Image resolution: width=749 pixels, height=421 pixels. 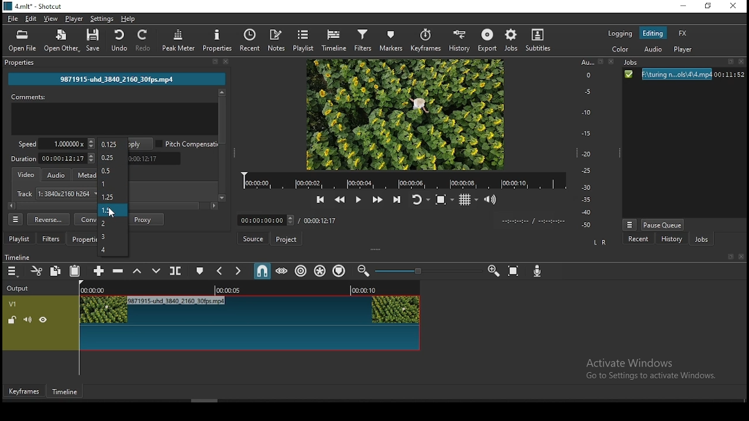 I want to click on File name, so click(x=116, y=78).